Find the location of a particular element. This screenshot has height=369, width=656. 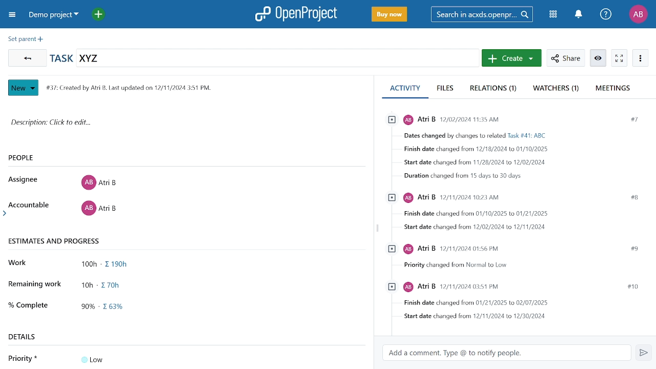

Share is located at coordinates (566, 58).